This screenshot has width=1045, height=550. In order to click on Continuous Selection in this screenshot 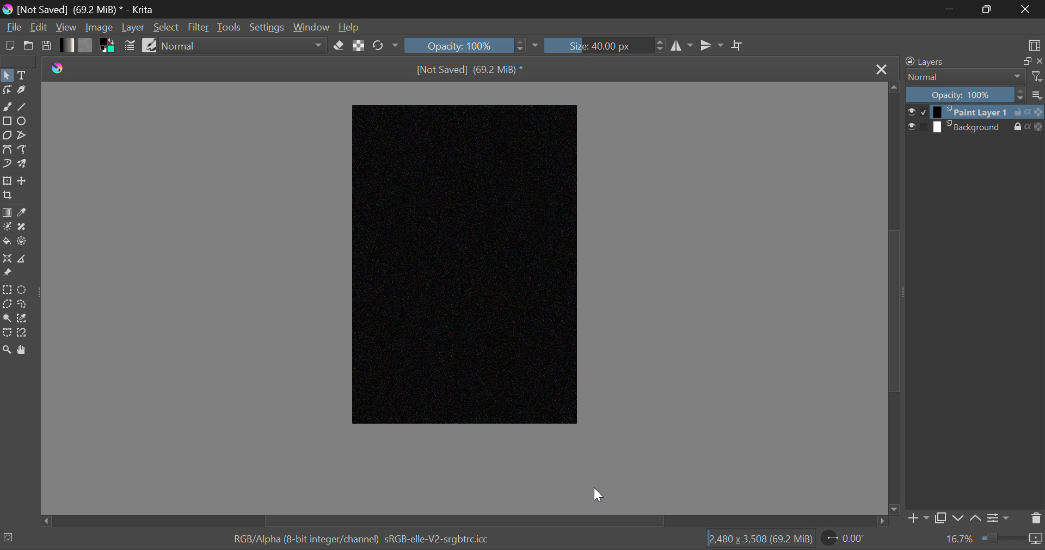, I will do `click(8, 319)`.